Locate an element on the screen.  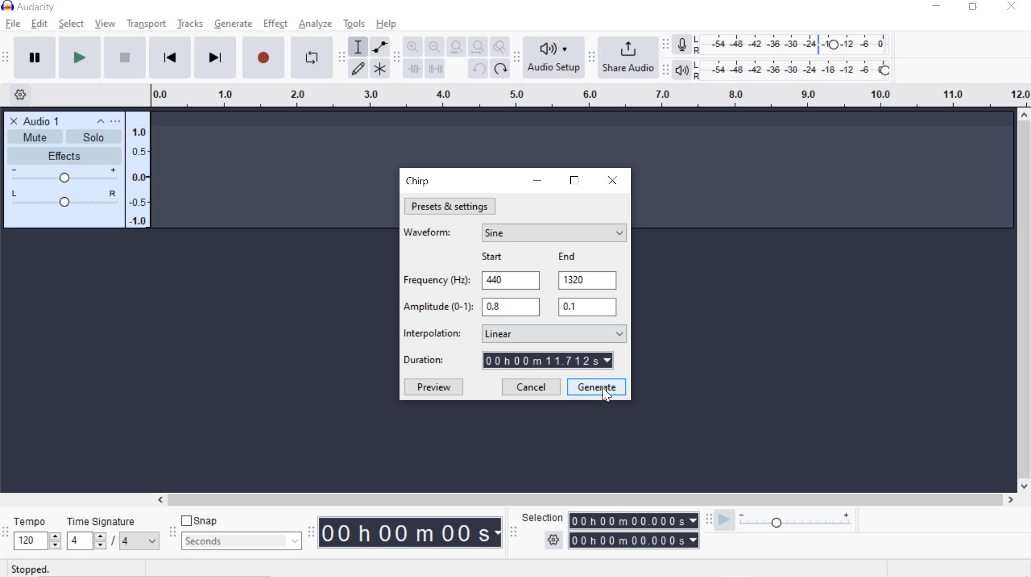
time audio outside selection is located at coordinates (415, 69).